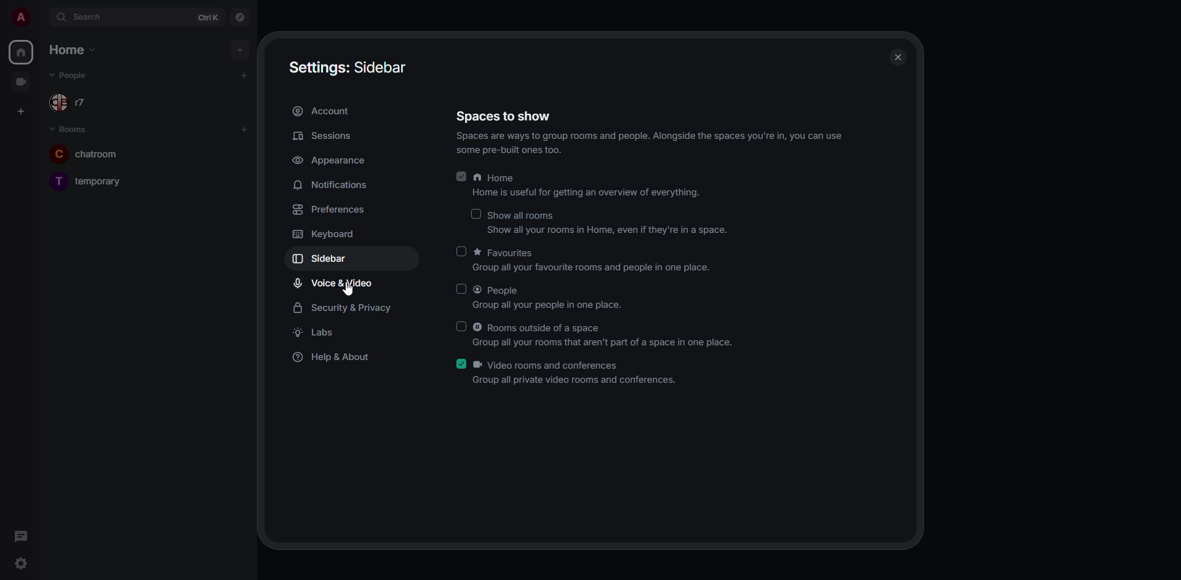 The width and height of the screenshot is (1181, 580). What do you see at coordinates (244, 76) in the screenshot?
I see `add` at bounding box center [244, 76].